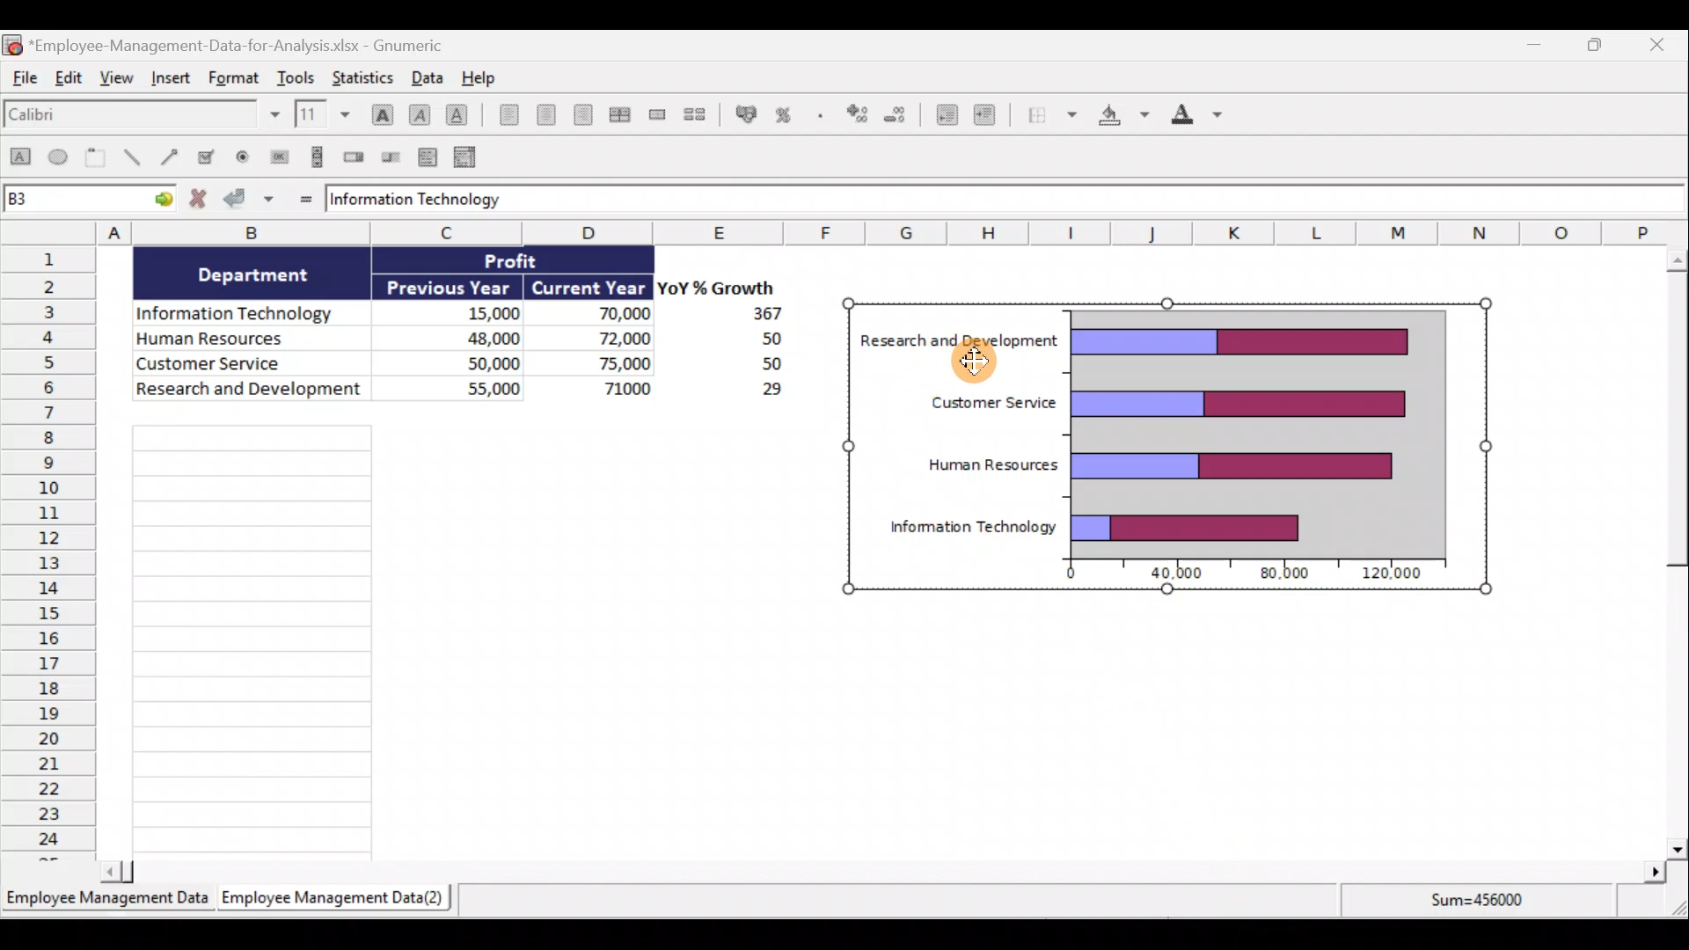  Describe the element at coordinates (450, 284) in the screenshot. I see `Previous Year` at that location.